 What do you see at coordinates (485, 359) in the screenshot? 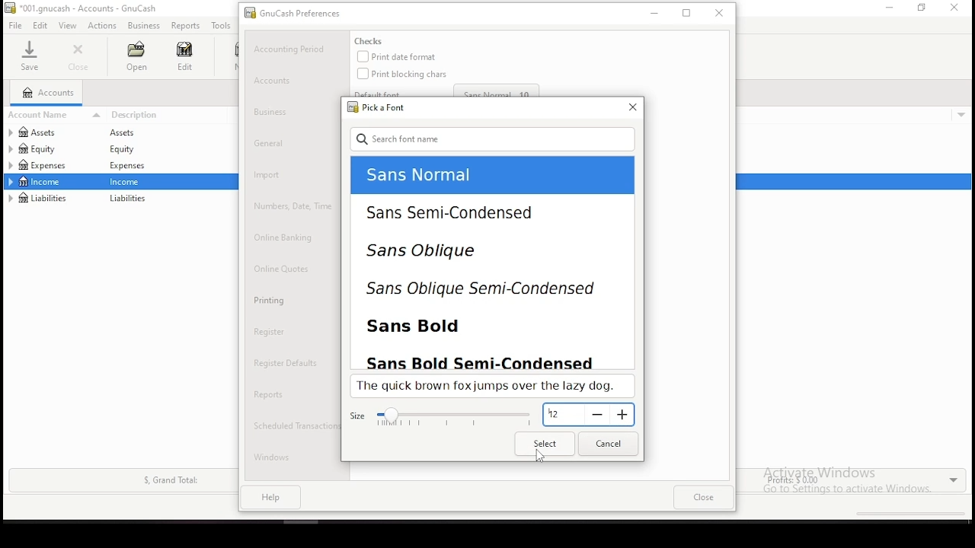
I see `sans bold semi-condensed` at bounding box center [485, 359].